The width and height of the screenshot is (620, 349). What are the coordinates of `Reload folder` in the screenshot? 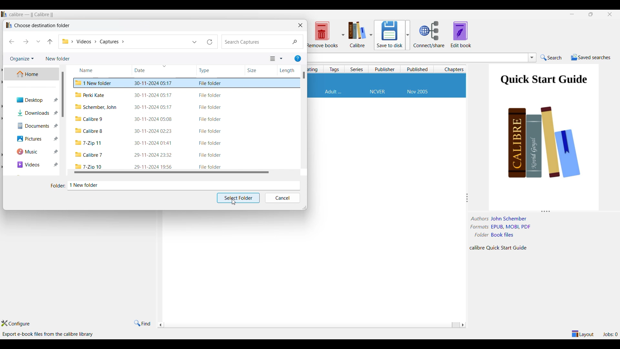 It's located at (210, 42).